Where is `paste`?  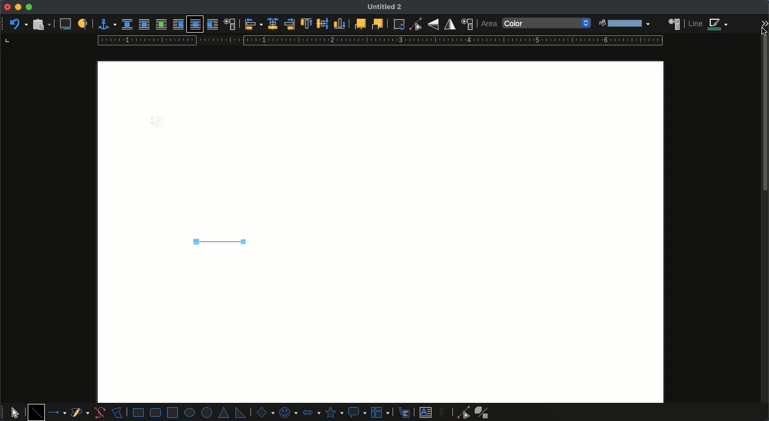 paste is located at coordinates (41, 24).